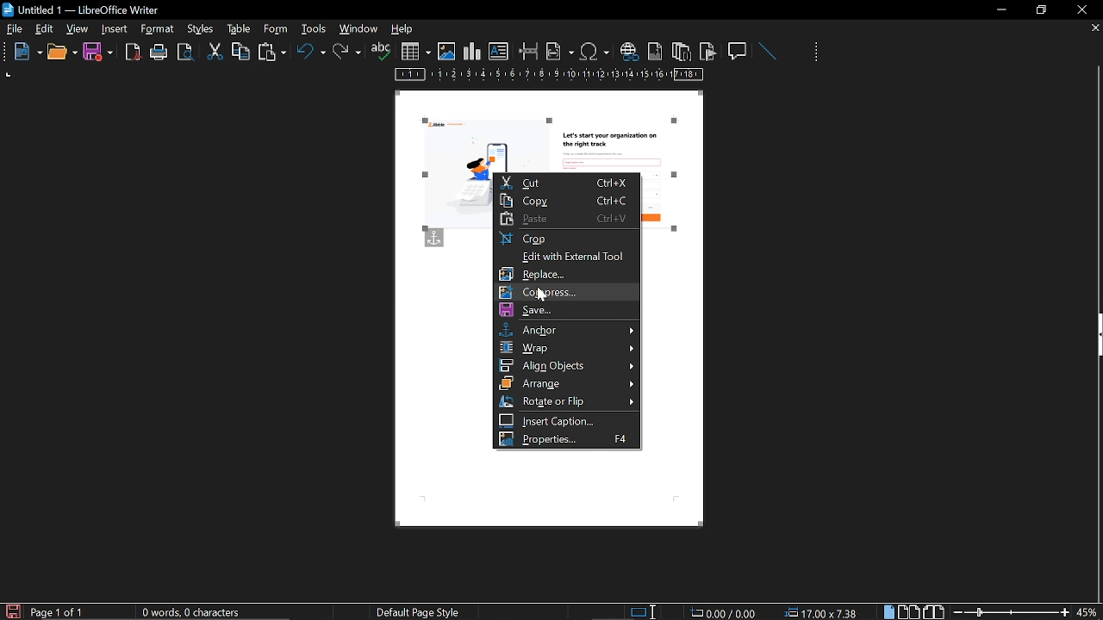 Image resolution: width=1103 pixels, height=620 pixels. Describe the element at coordinates (315, 28) in the screenshot. I see `form` at that location.